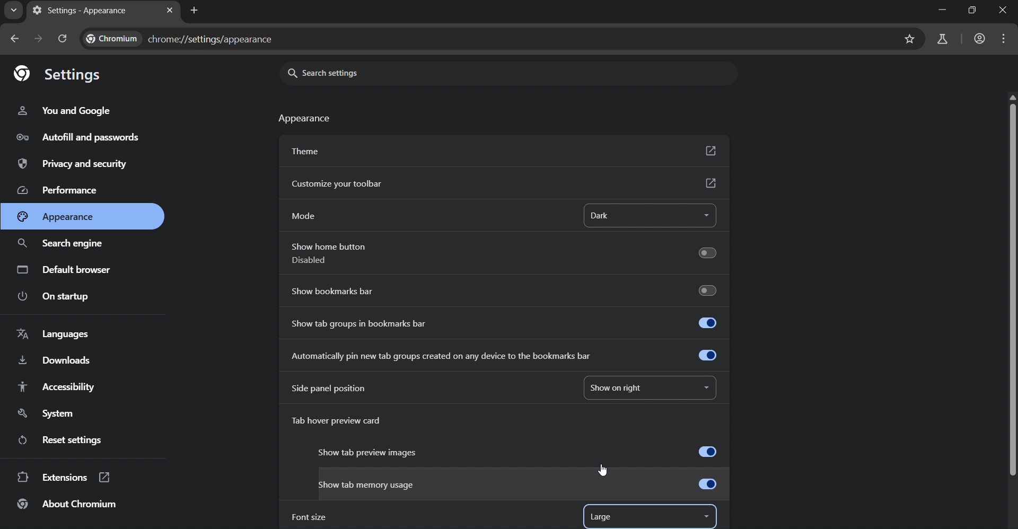 The image size is (1018, 529). What do you see at coordinates (341, 73) in the screenshot?
I see `search settings` at bounding box center [341, 73].